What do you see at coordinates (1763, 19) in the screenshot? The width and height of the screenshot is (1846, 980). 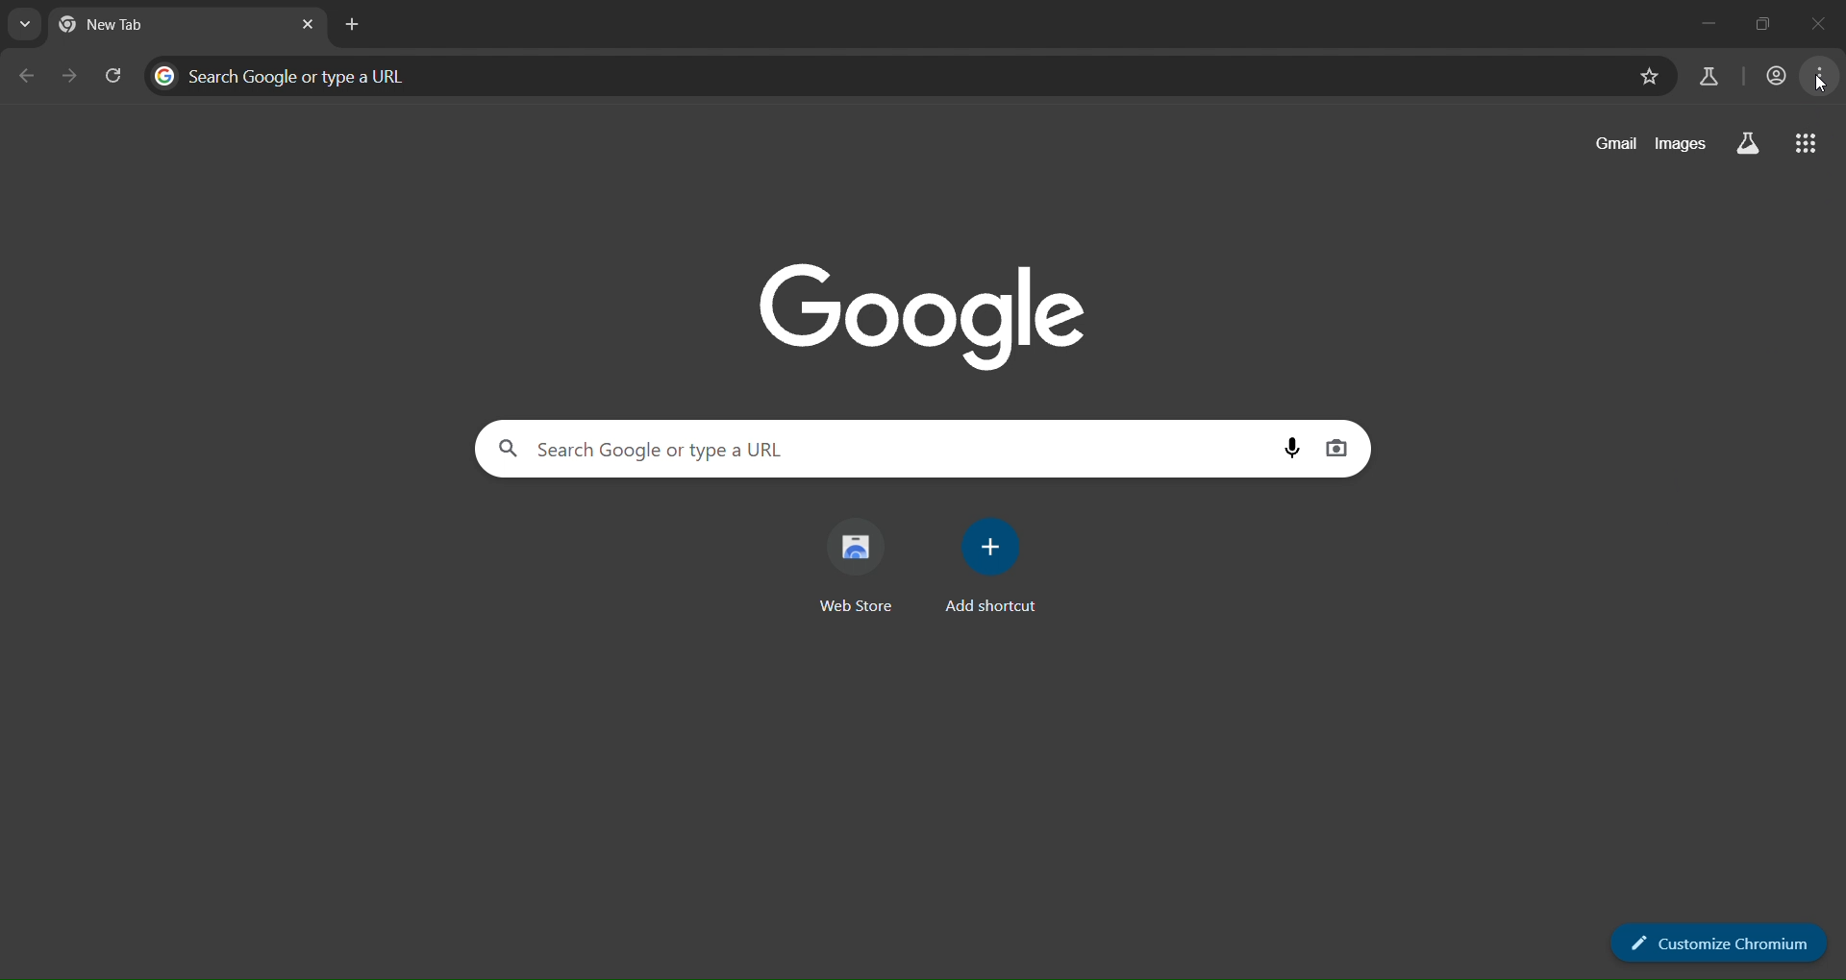 I see `maximize` at bounding box center [1763, 19].